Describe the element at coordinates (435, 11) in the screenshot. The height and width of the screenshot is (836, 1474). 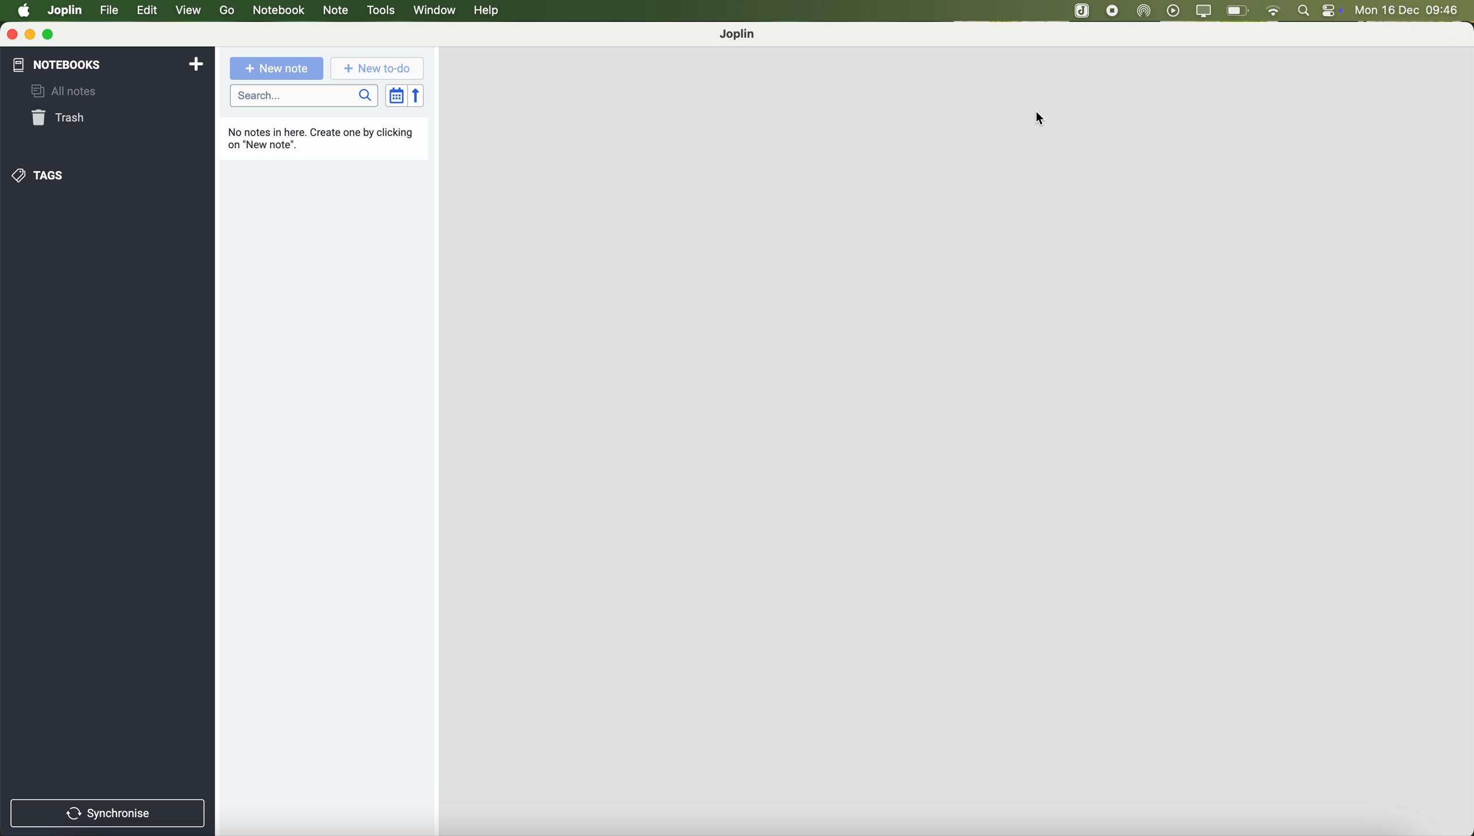
I see `window` at that location.